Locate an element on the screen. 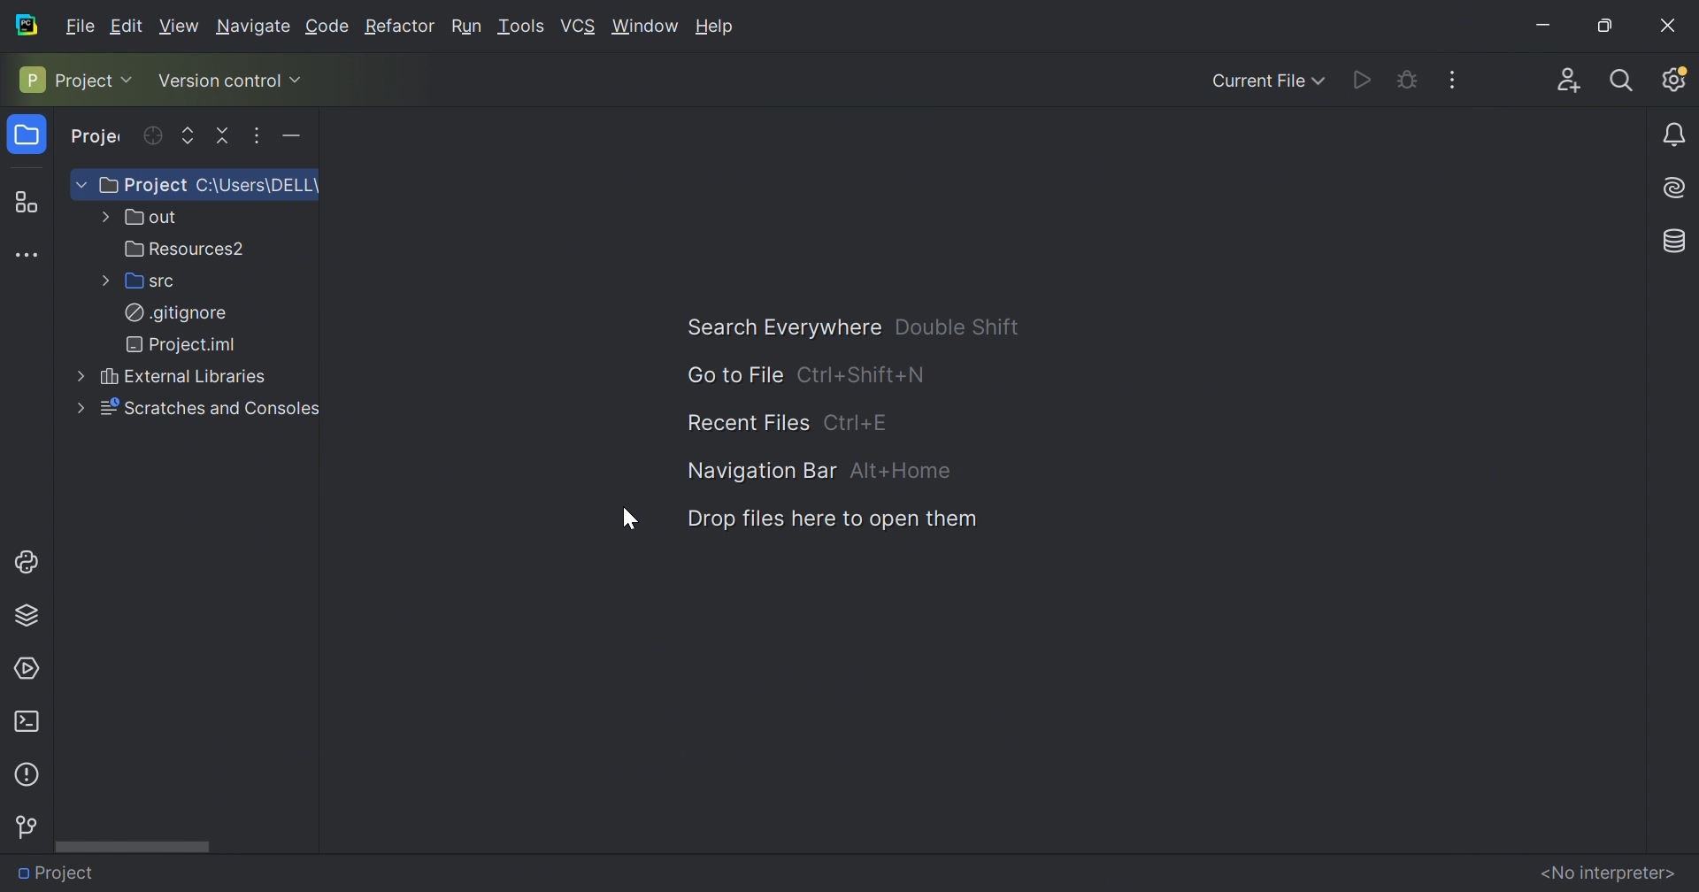 Image resolution: width=1699 pixels, height=892 pixels. VCS is located at coordinates (579, 26).